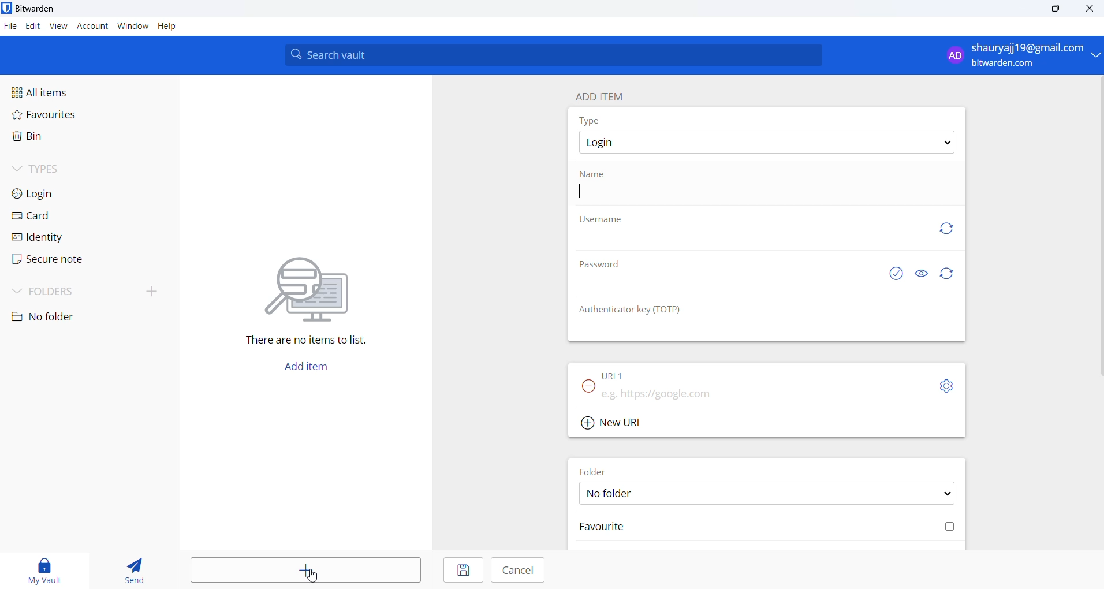  What do you see at coordinates (32, 27) in the screenshot?
I see `Edit` at bounding box center [32, 27].